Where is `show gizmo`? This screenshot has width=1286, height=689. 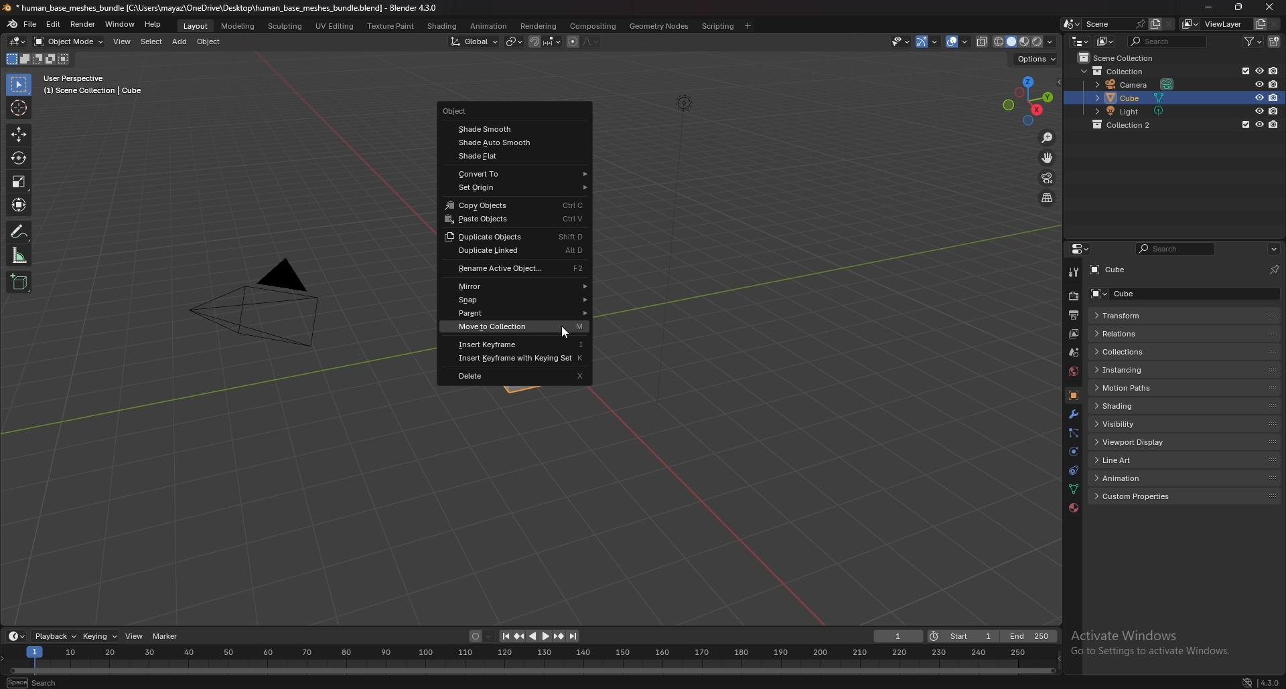 show gizmo is located at coordinates (927, 42).